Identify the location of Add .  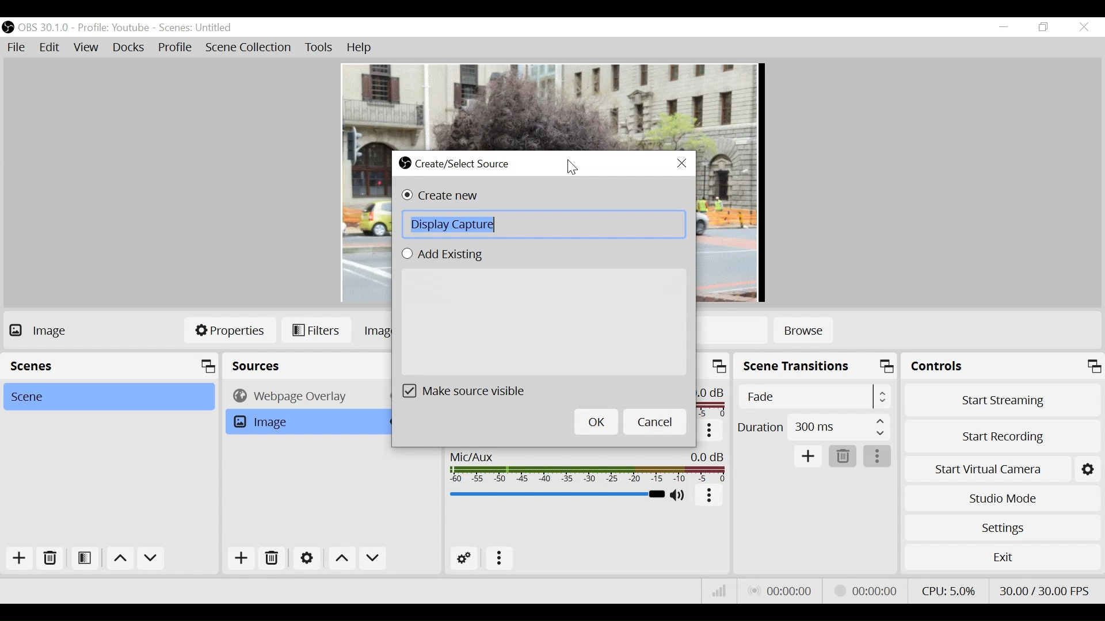
(809, 457).